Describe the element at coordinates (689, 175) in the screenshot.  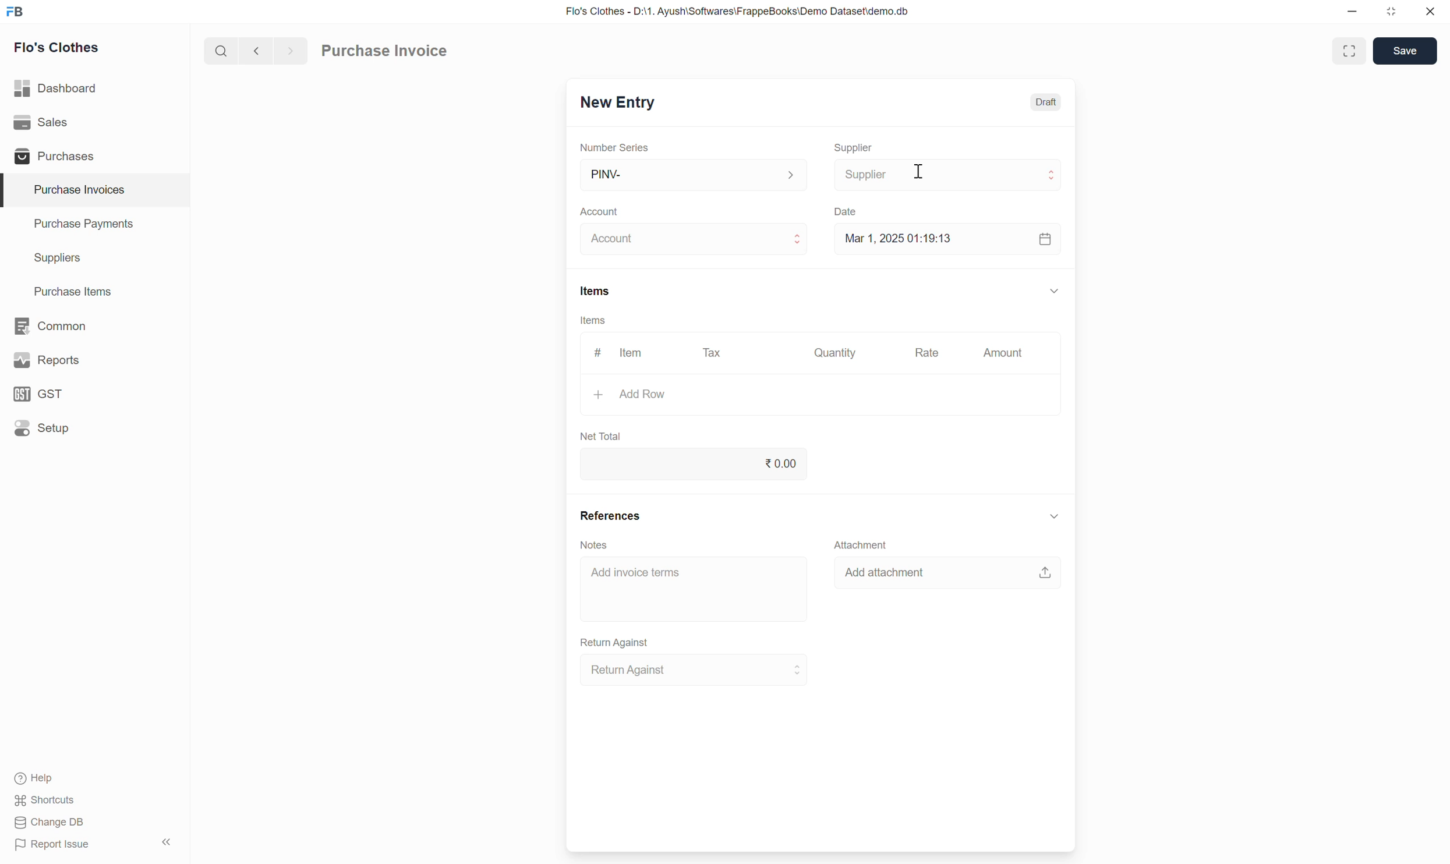
I see `PINV-` at that location.